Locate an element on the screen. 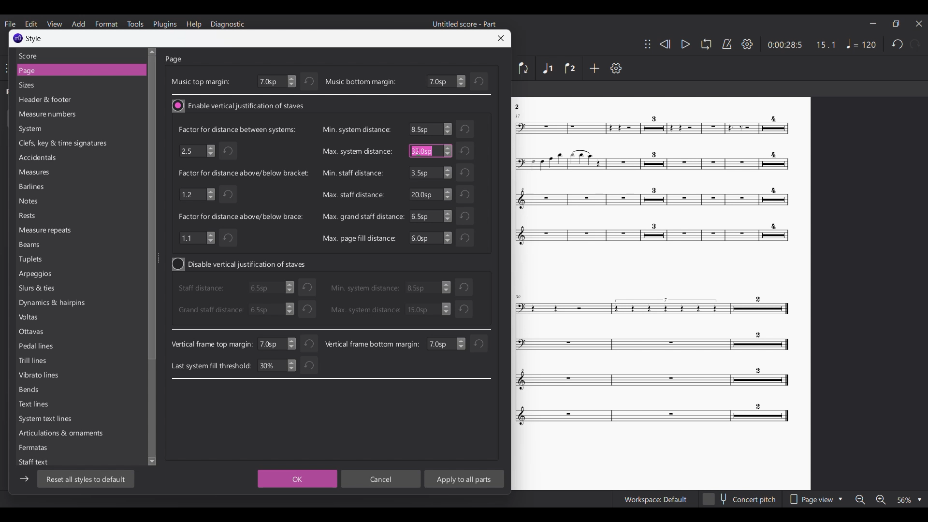 Image resolution: width=928 pixels, height=522 pixels. Header & footer is located at coordinates (72, 101).